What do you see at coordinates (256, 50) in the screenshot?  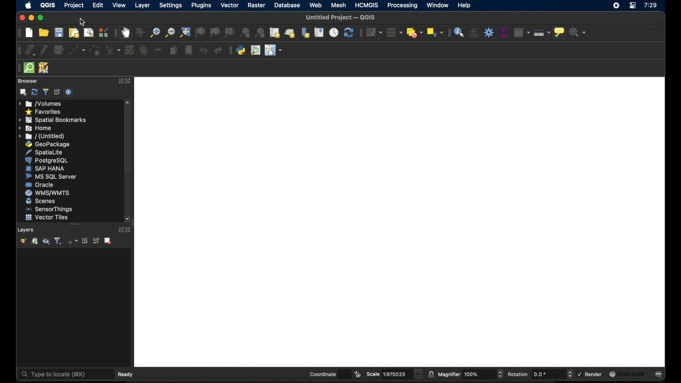 I see `osm place search` at bounding box center [256, 50].